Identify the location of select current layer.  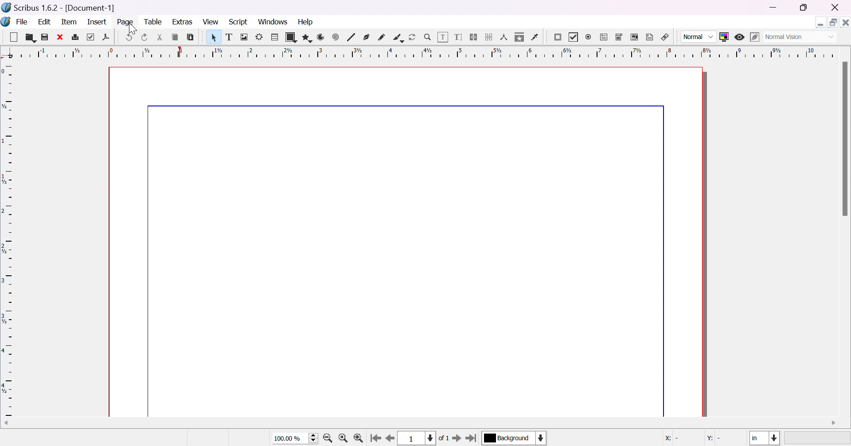
(507, 438).